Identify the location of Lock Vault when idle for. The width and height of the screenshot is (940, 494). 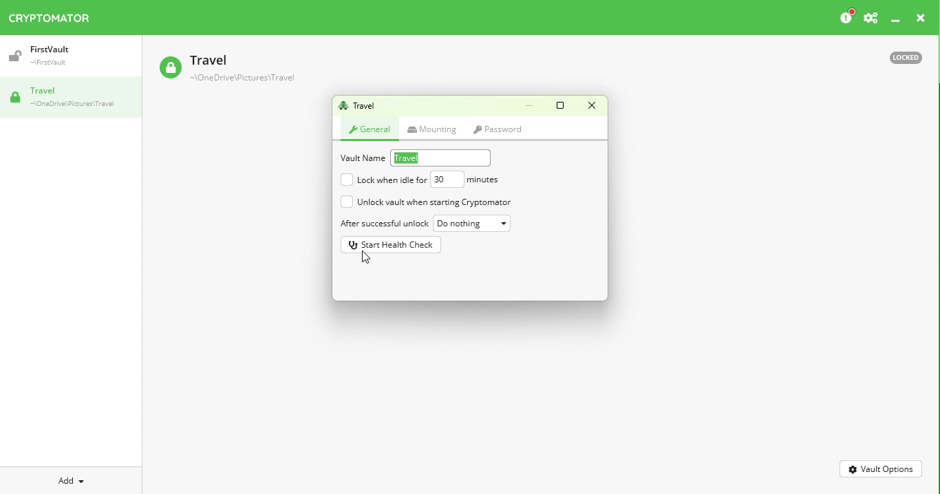
(391, 180).